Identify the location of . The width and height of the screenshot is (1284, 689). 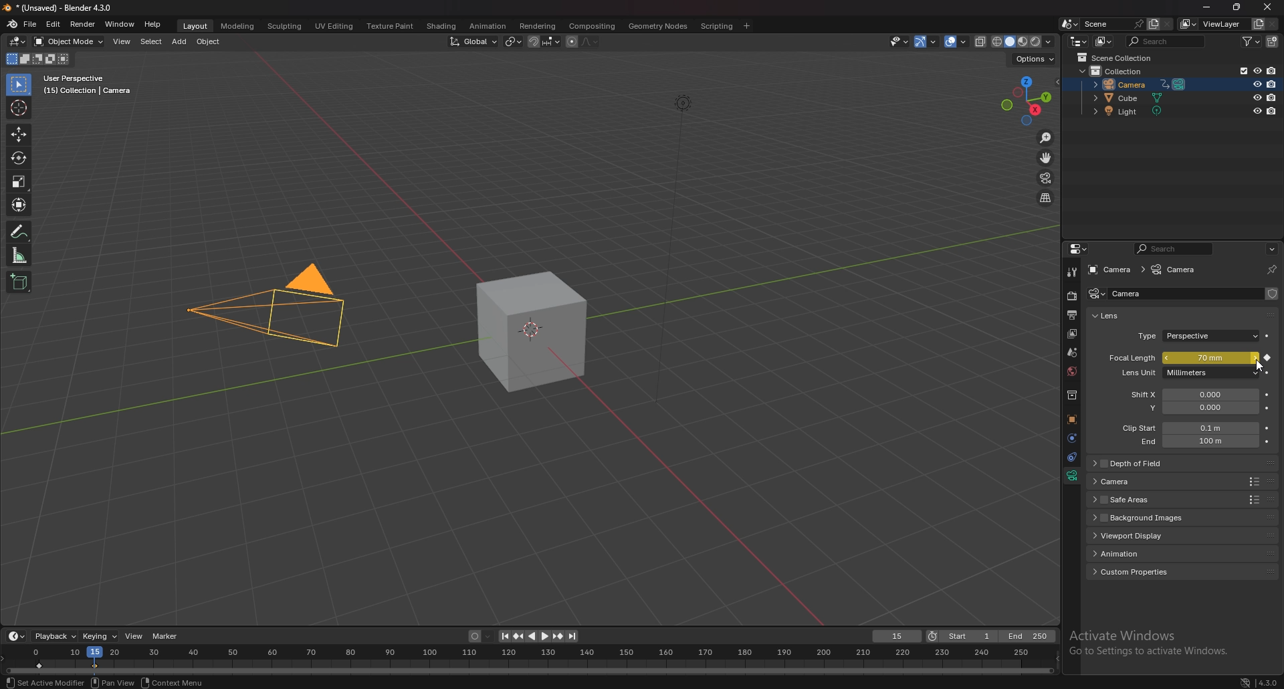
(1259, 680).